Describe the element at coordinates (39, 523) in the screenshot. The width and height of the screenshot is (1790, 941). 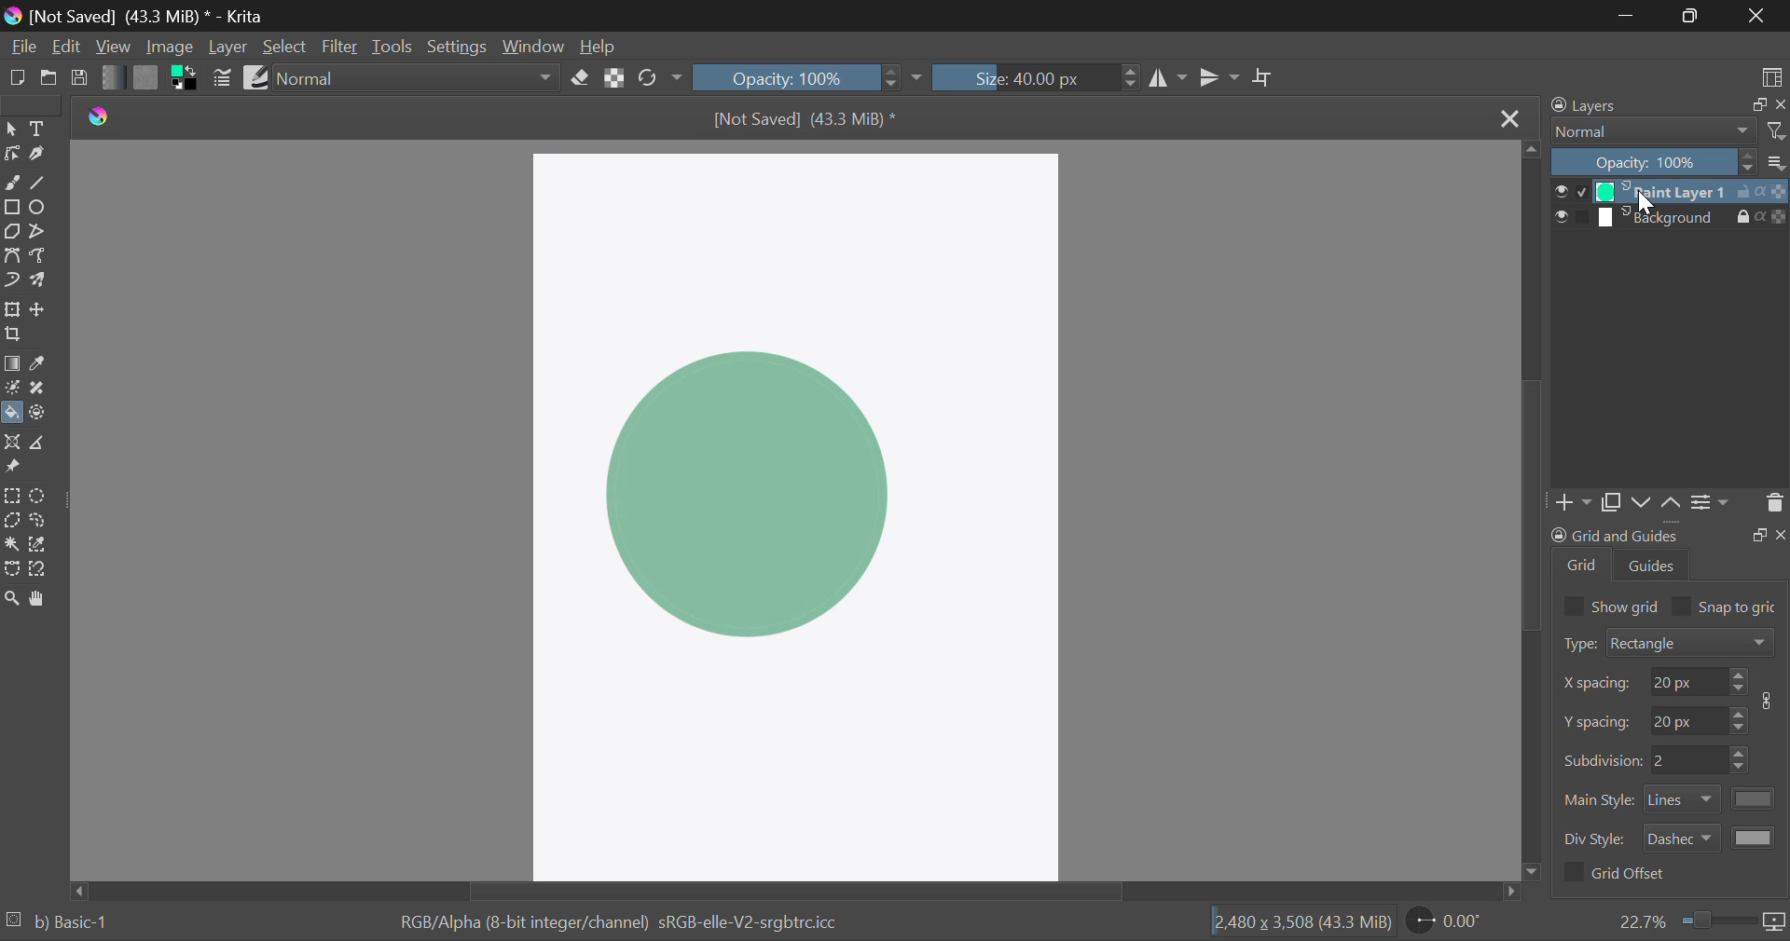
I see `Freehand Selection` at that location.